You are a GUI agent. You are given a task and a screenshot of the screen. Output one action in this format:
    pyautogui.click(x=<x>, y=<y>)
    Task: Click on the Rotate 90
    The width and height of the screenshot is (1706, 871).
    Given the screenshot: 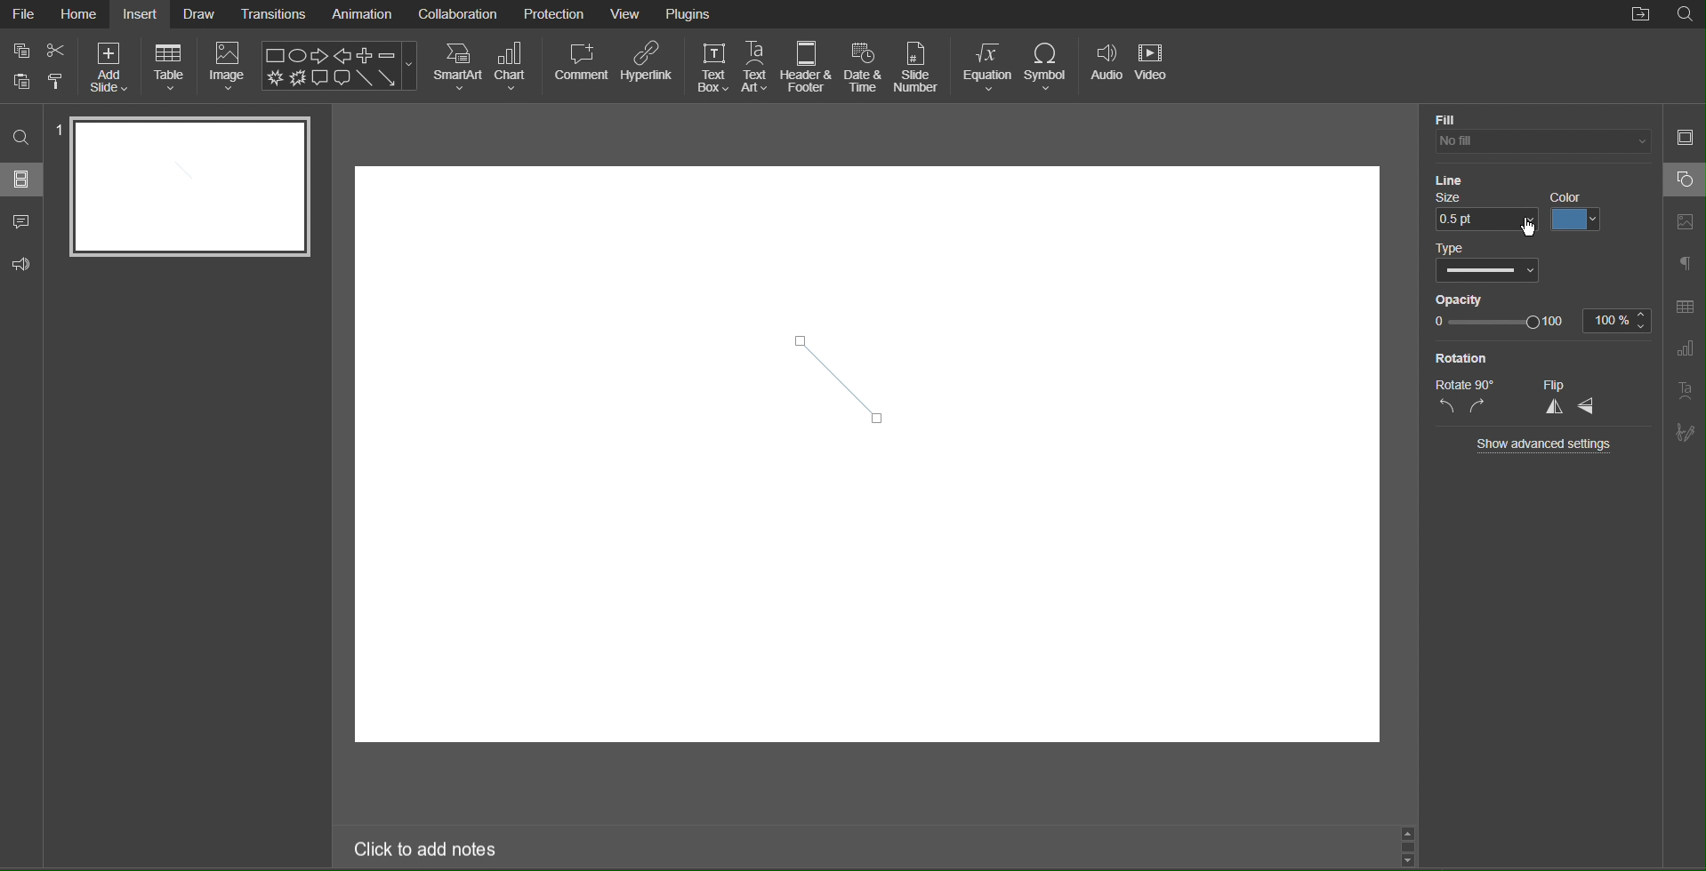 What is the action you would take?
    pyautogui.click(x=1466, y=384)
    